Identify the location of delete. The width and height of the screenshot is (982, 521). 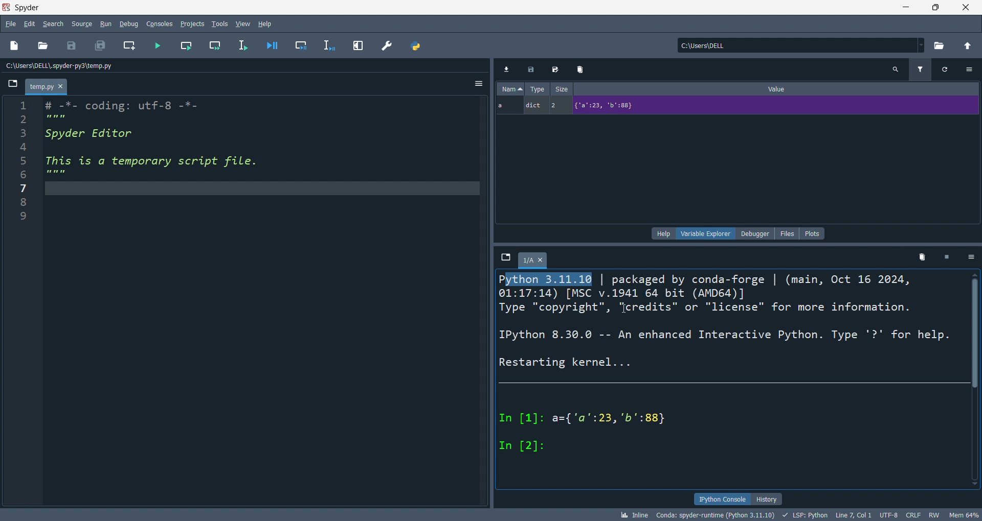
(583, 68).